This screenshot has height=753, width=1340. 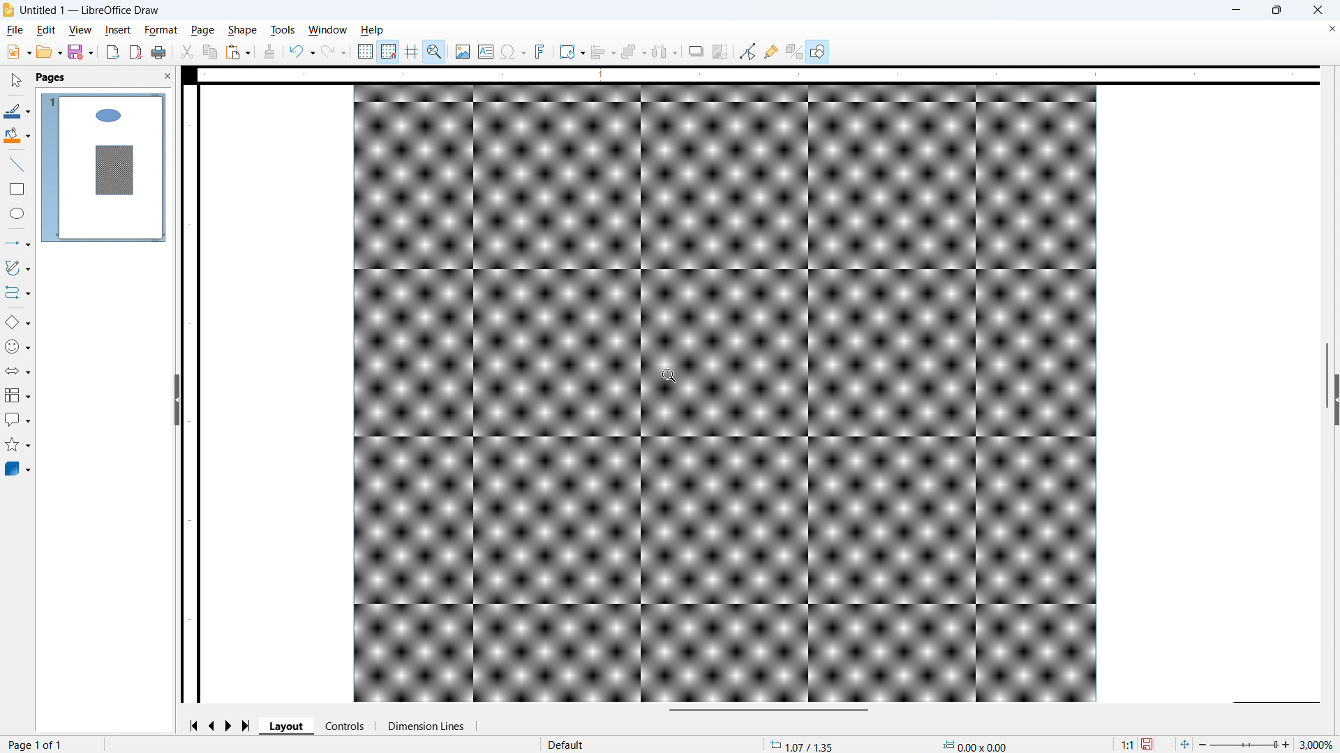 I want to click on maximise , so click(x=1276, y=10).